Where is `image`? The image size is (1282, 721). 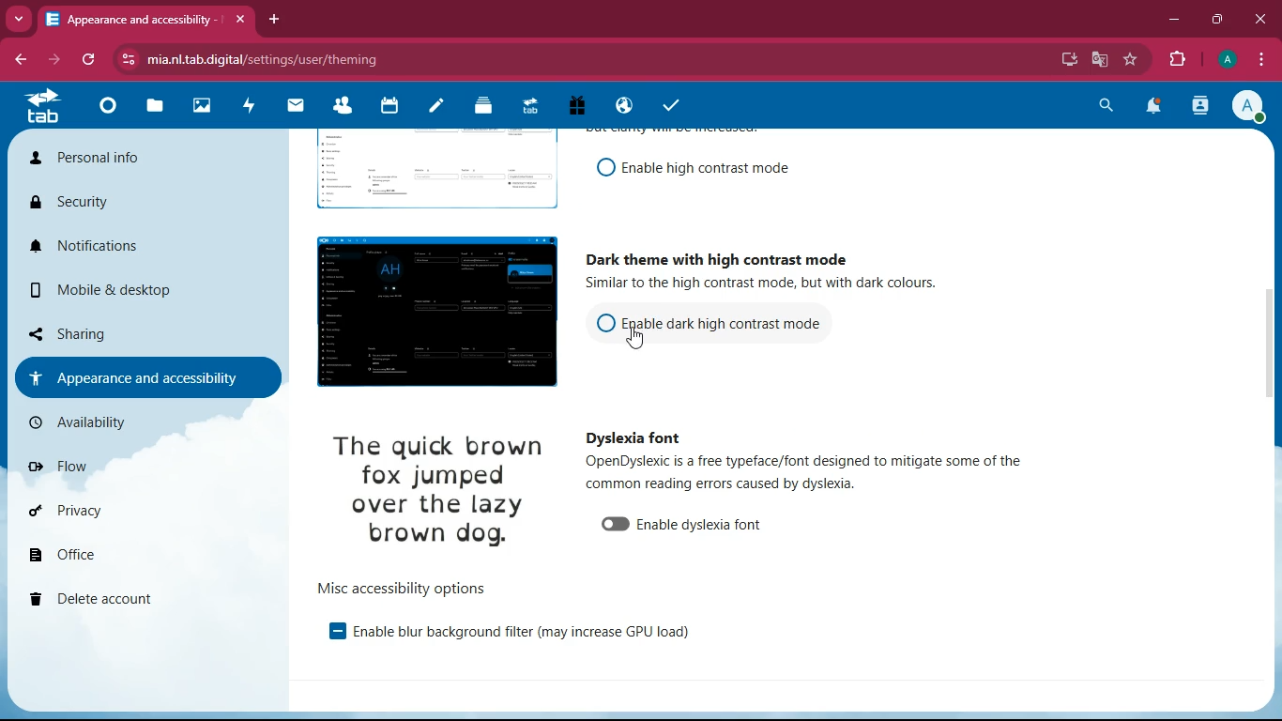 image is located at coordinates (430, 313).